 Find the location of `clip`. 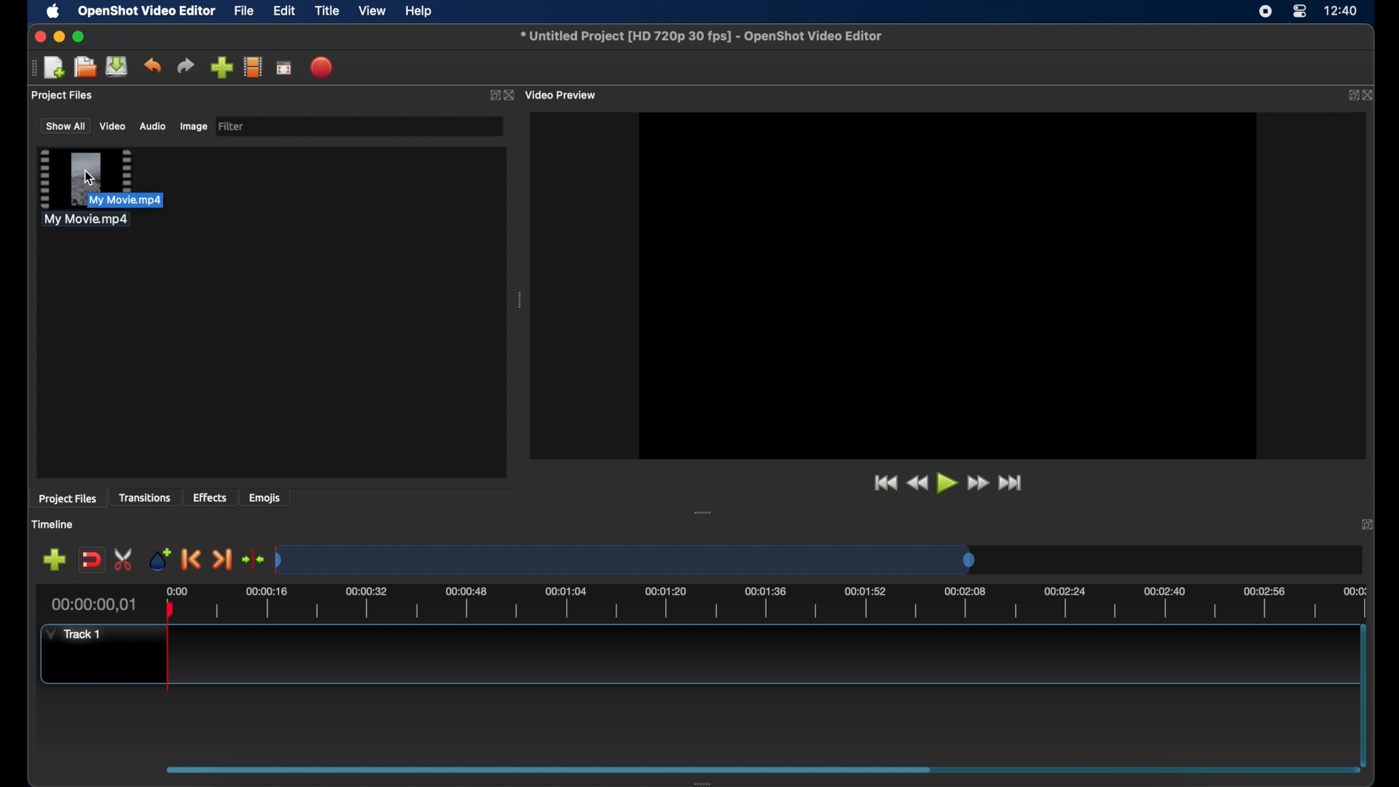

clip is located at coordinates (85, 187).